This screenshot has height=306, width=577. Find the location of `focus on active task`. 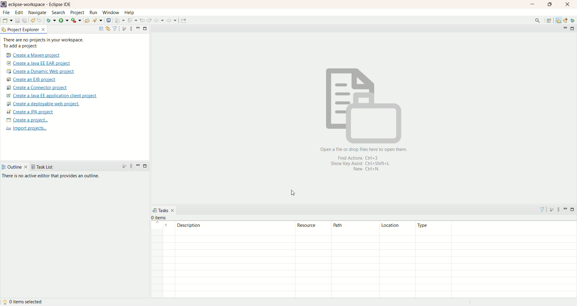

focus on active task is located at coordinates (124, 166).